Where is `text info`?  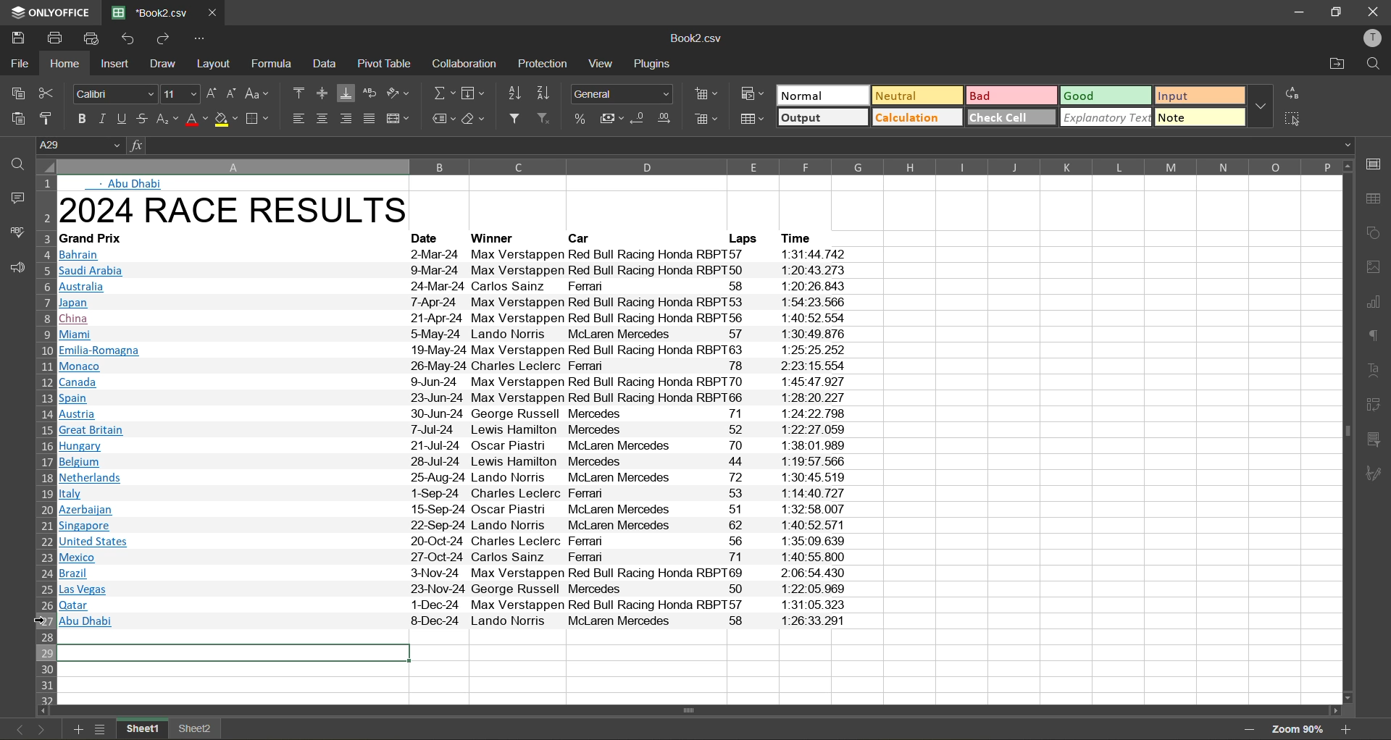
text info is located at coordinates (464, 367).